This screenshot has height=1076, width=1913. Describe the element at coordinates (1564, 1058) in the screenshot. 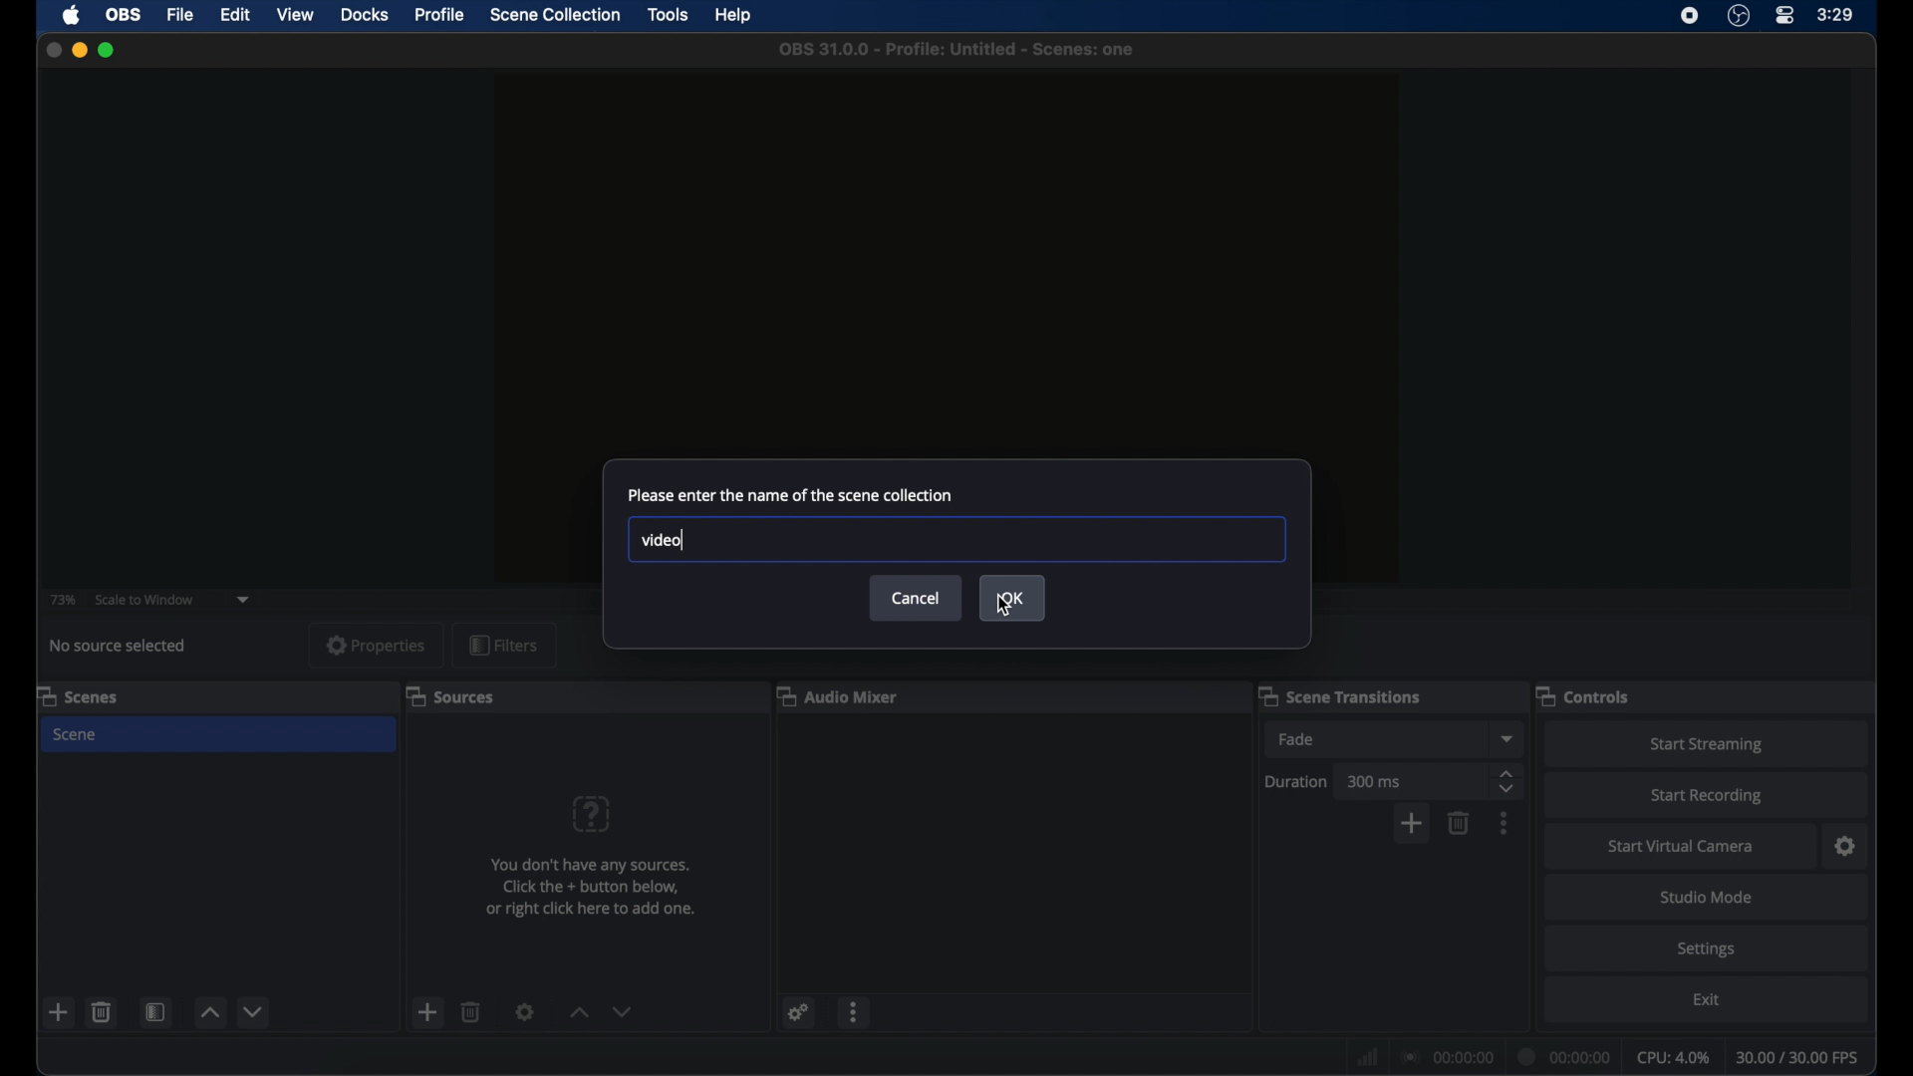

I see `duration` at that location.